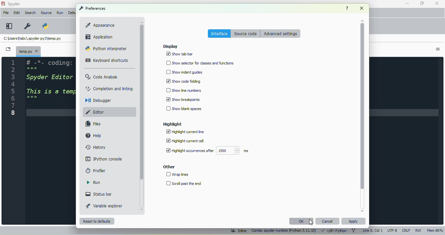 The height and width of the screenshot is (235, 445). I want to click on minimize, so click(407, 4).